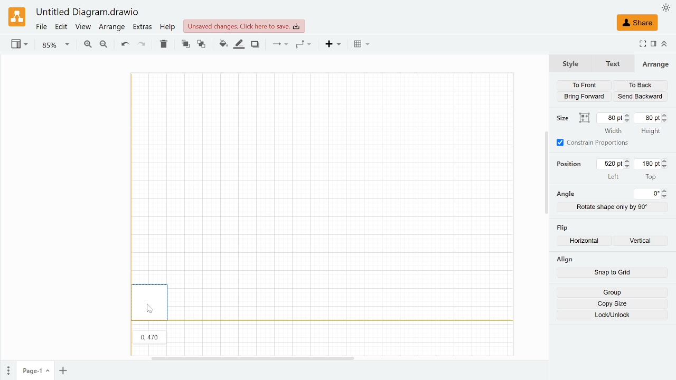 The width and height of the screenshot is (676, 380). What do you see at coordinates (151, 309) in the screenshot?
I see `Pointer` at bounding box center [151, 309].